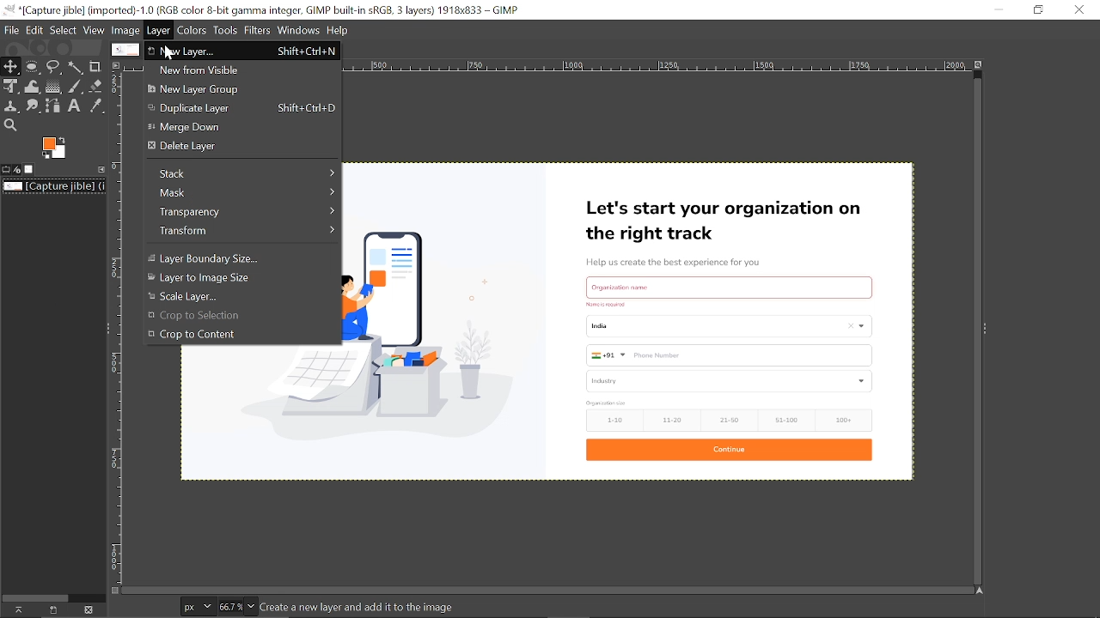  Describe the element at coordinates (241, 127) in the screenshot. I see `Merge down` at that location.